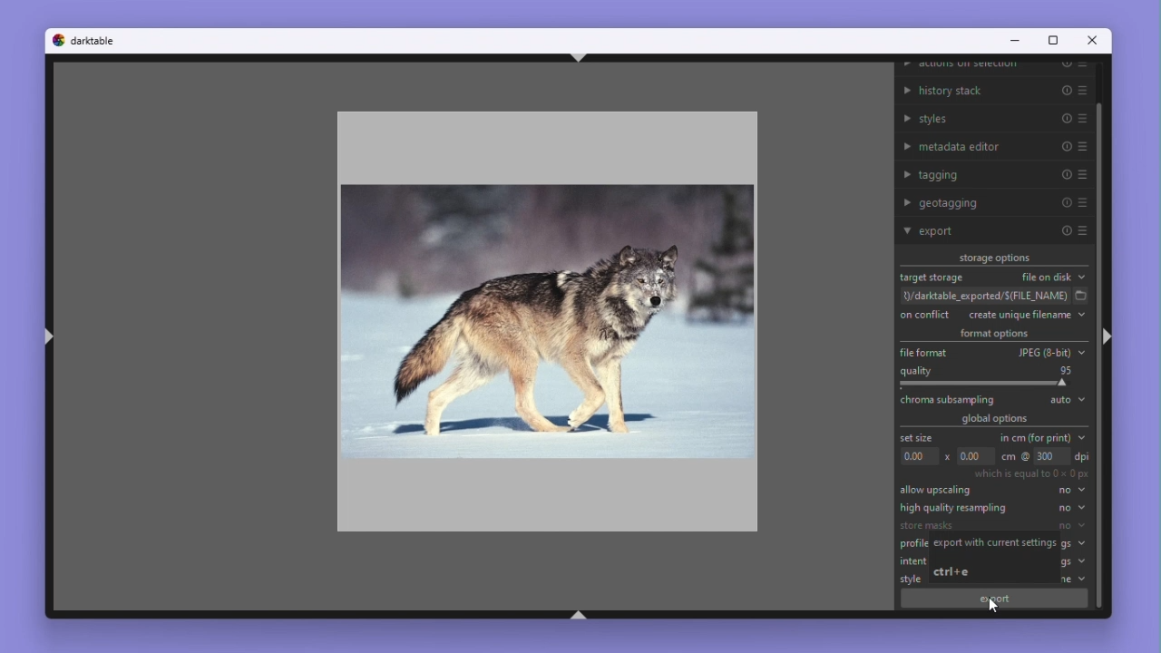 This screenshot has width=1161, height=653. What do you see at coordinates (1082, 457) in the screenshot?
I see `dpi` at bounding box center [1082, 457].